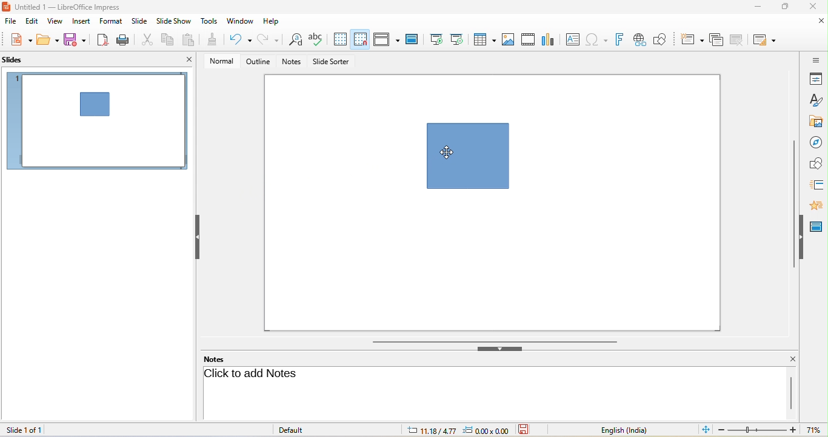  Describe the element at coordinates (253, 373) in the screenshot. I see `click to add notes` at that location.